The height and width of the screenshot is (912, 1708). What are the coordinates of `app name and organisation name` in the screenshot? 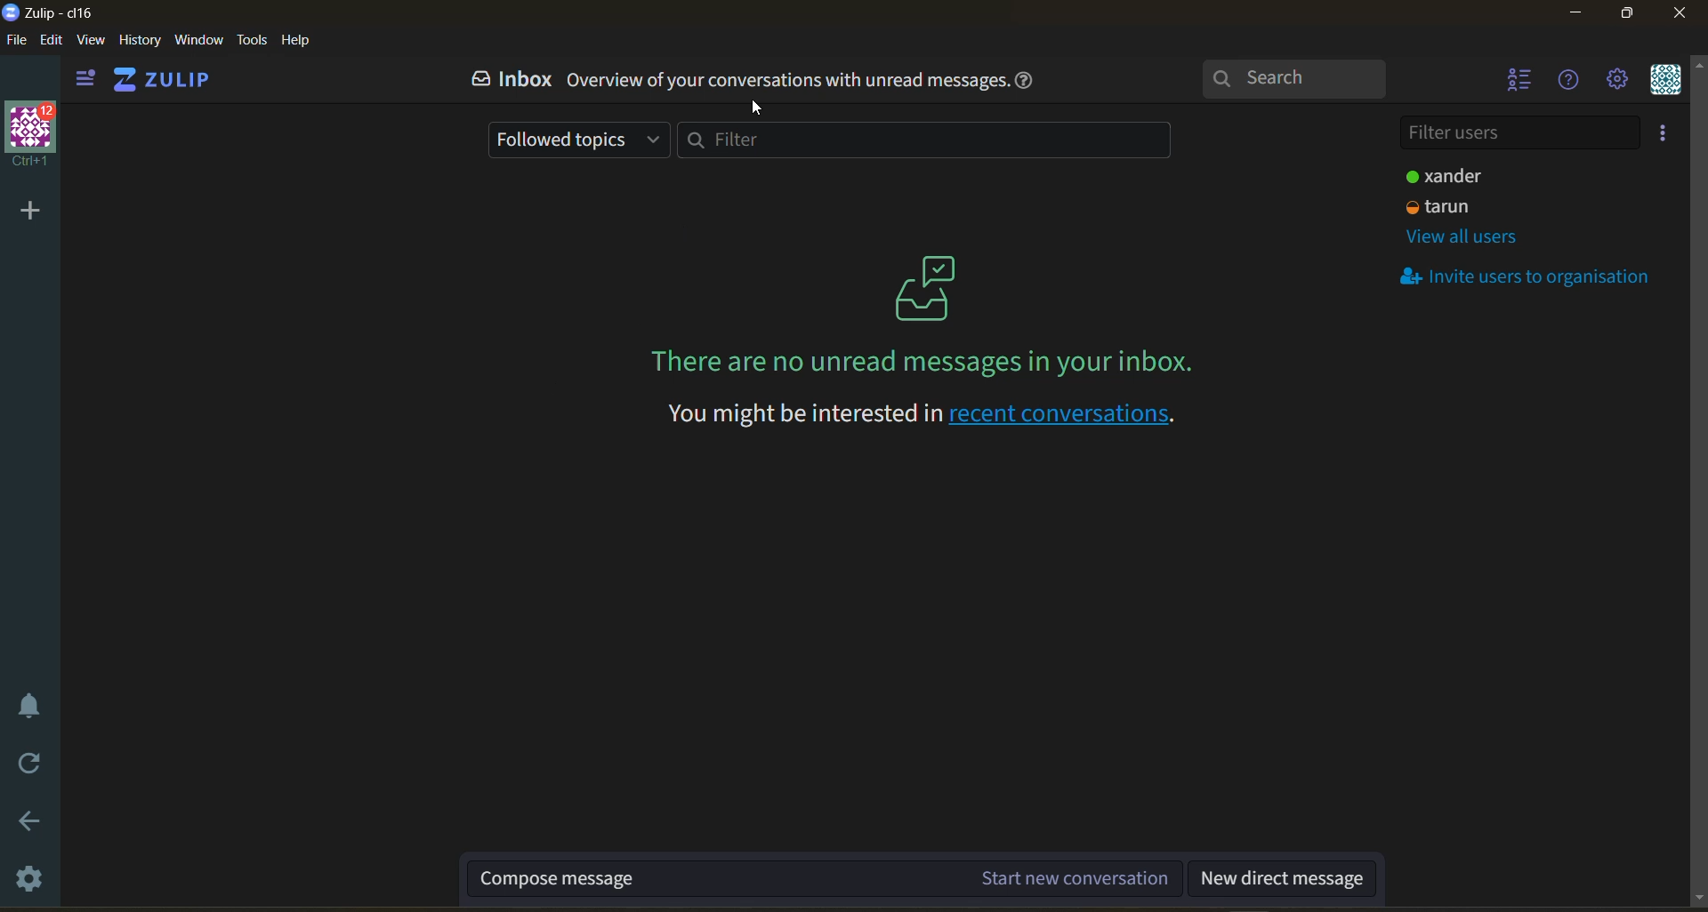 It's located at (50, 12).